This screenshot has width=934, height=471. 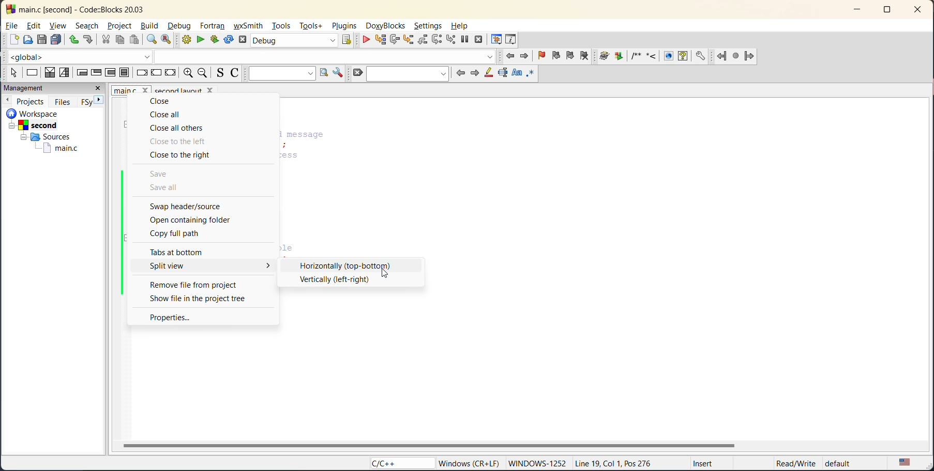 I want to click on file names, so click(x=130, y=90).